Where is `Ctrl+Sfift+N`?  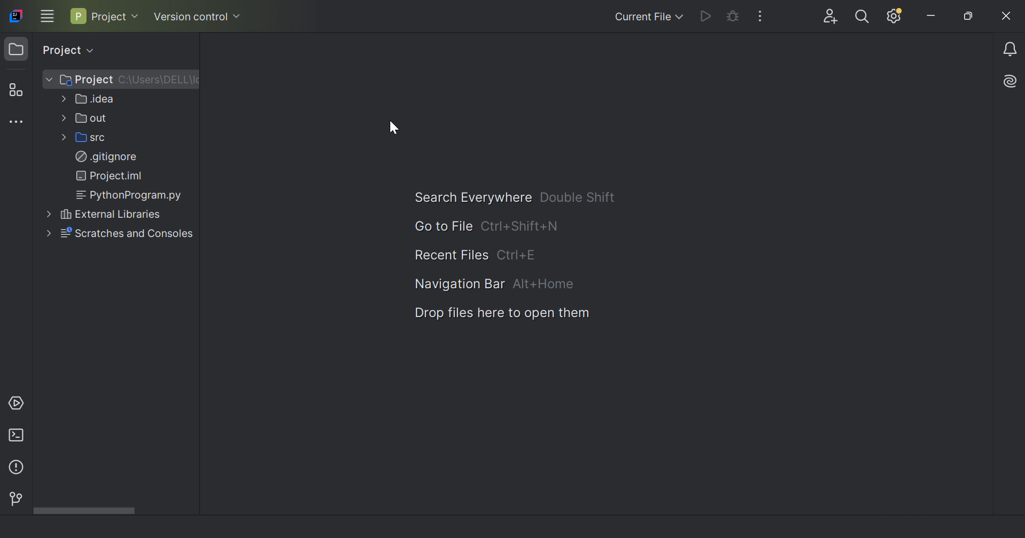 Ctrl+Sfift+N is located at coordinates (518, 226).